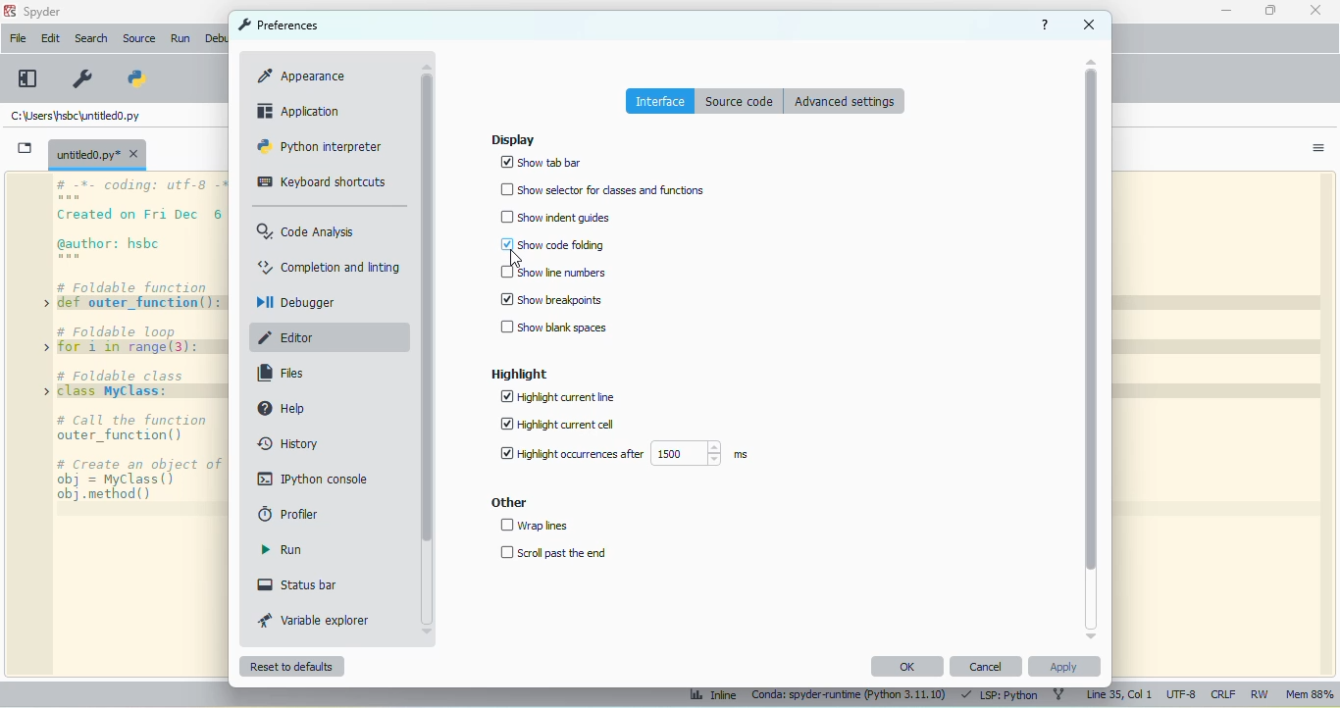 The image size is (1340, 708). I want to click on variable explorer, so click(316, 620).